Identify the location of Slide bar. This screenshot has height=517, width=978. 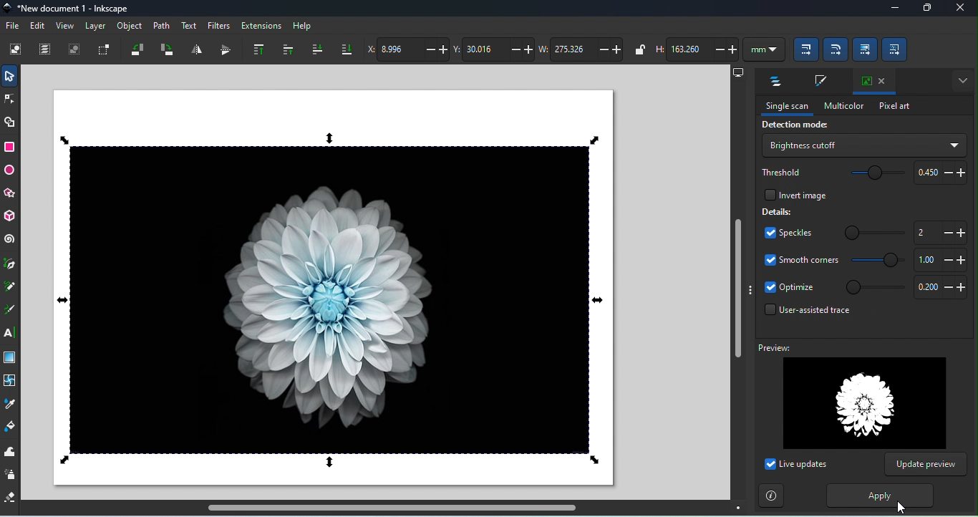
(874, 233).